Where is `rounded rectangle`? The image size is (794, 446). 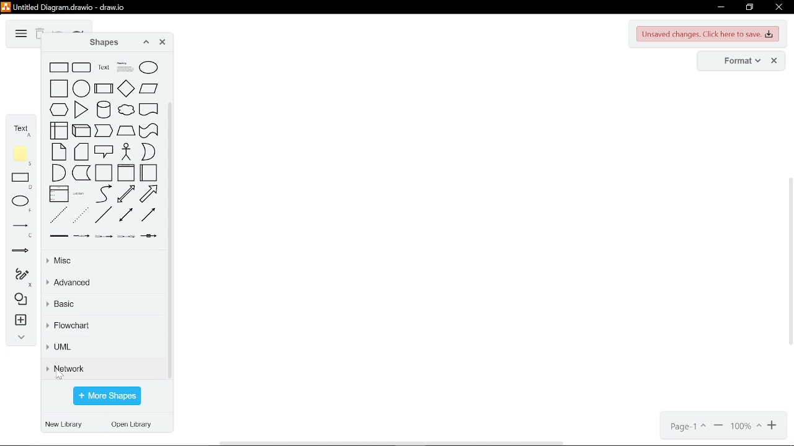 rounded rectangle is located at coordinates (82, 68).